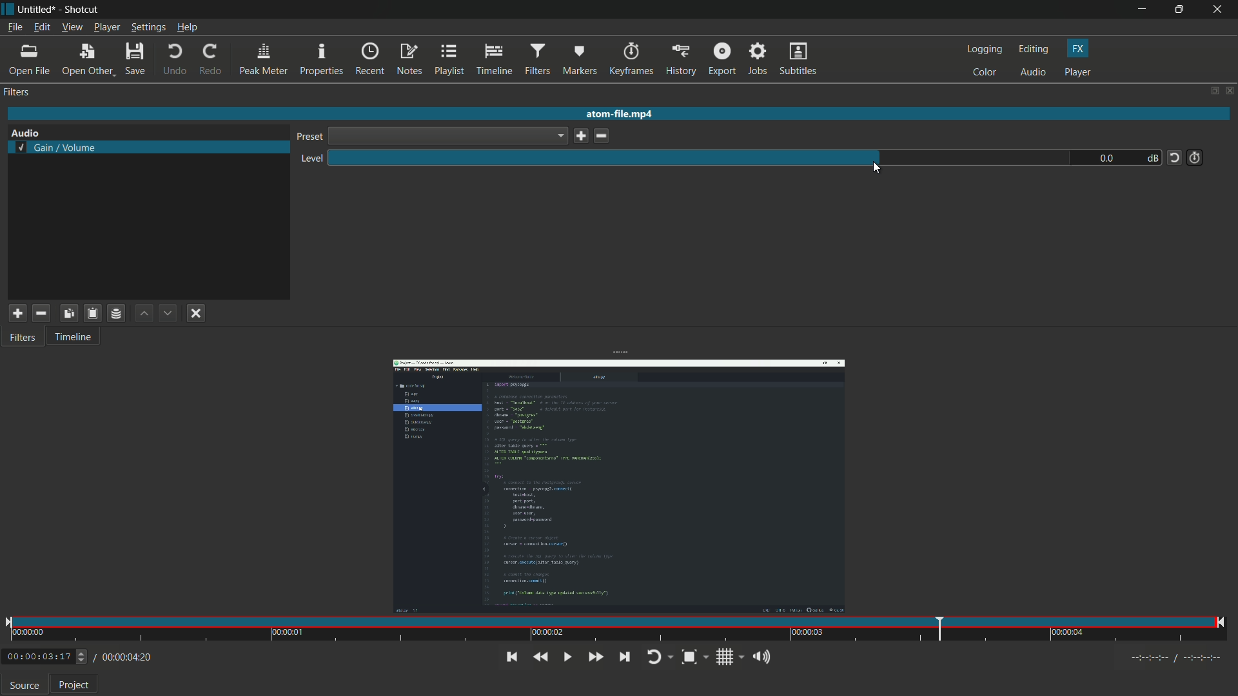  What do you see at coordinates (618, 487) in the screenshot?
I see `imported video` at bounding box center [618, 487].